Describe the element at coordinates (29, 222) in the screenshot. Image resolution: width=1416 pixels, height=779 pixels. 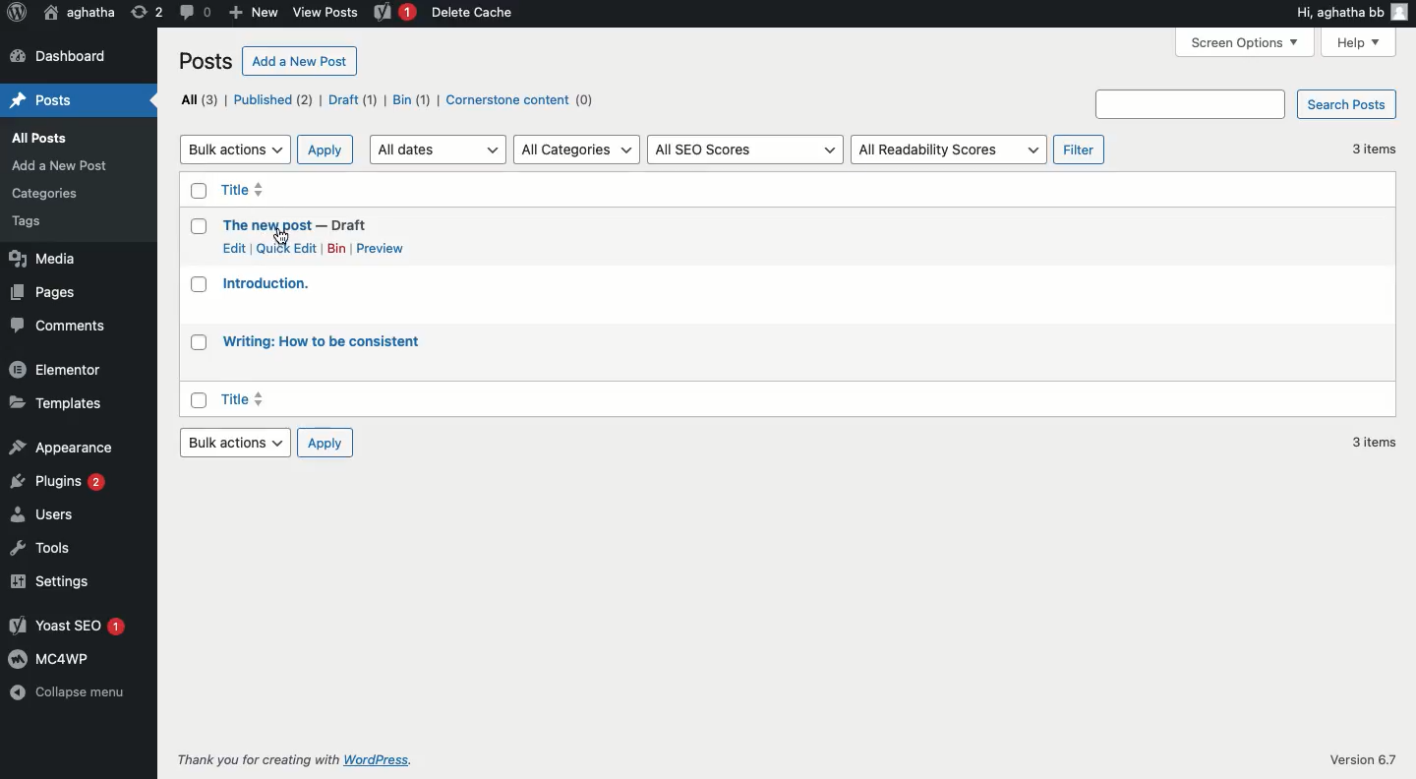
I see `Tags` at that location.